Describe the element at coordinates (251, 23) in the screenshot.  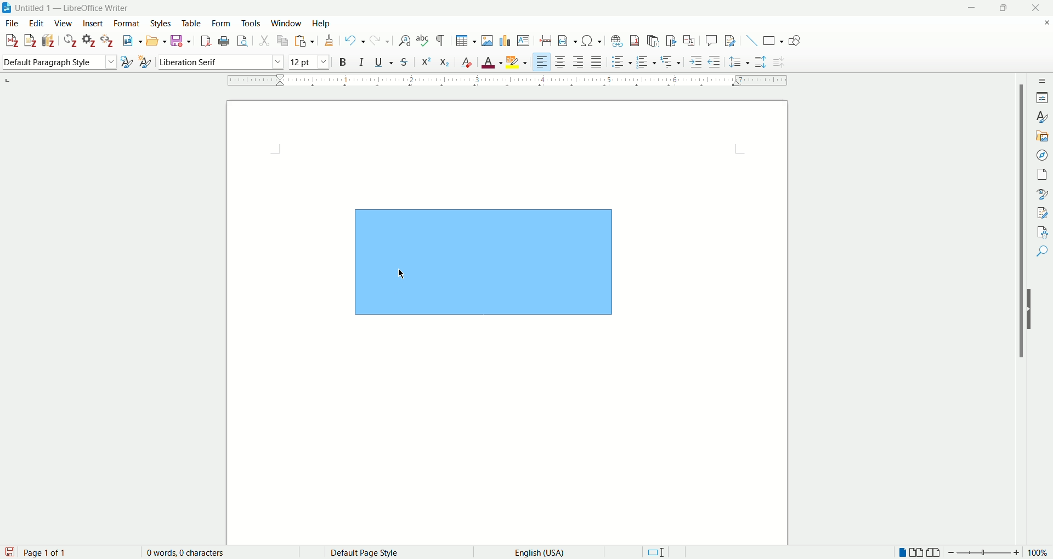
I see `tools` at that location.